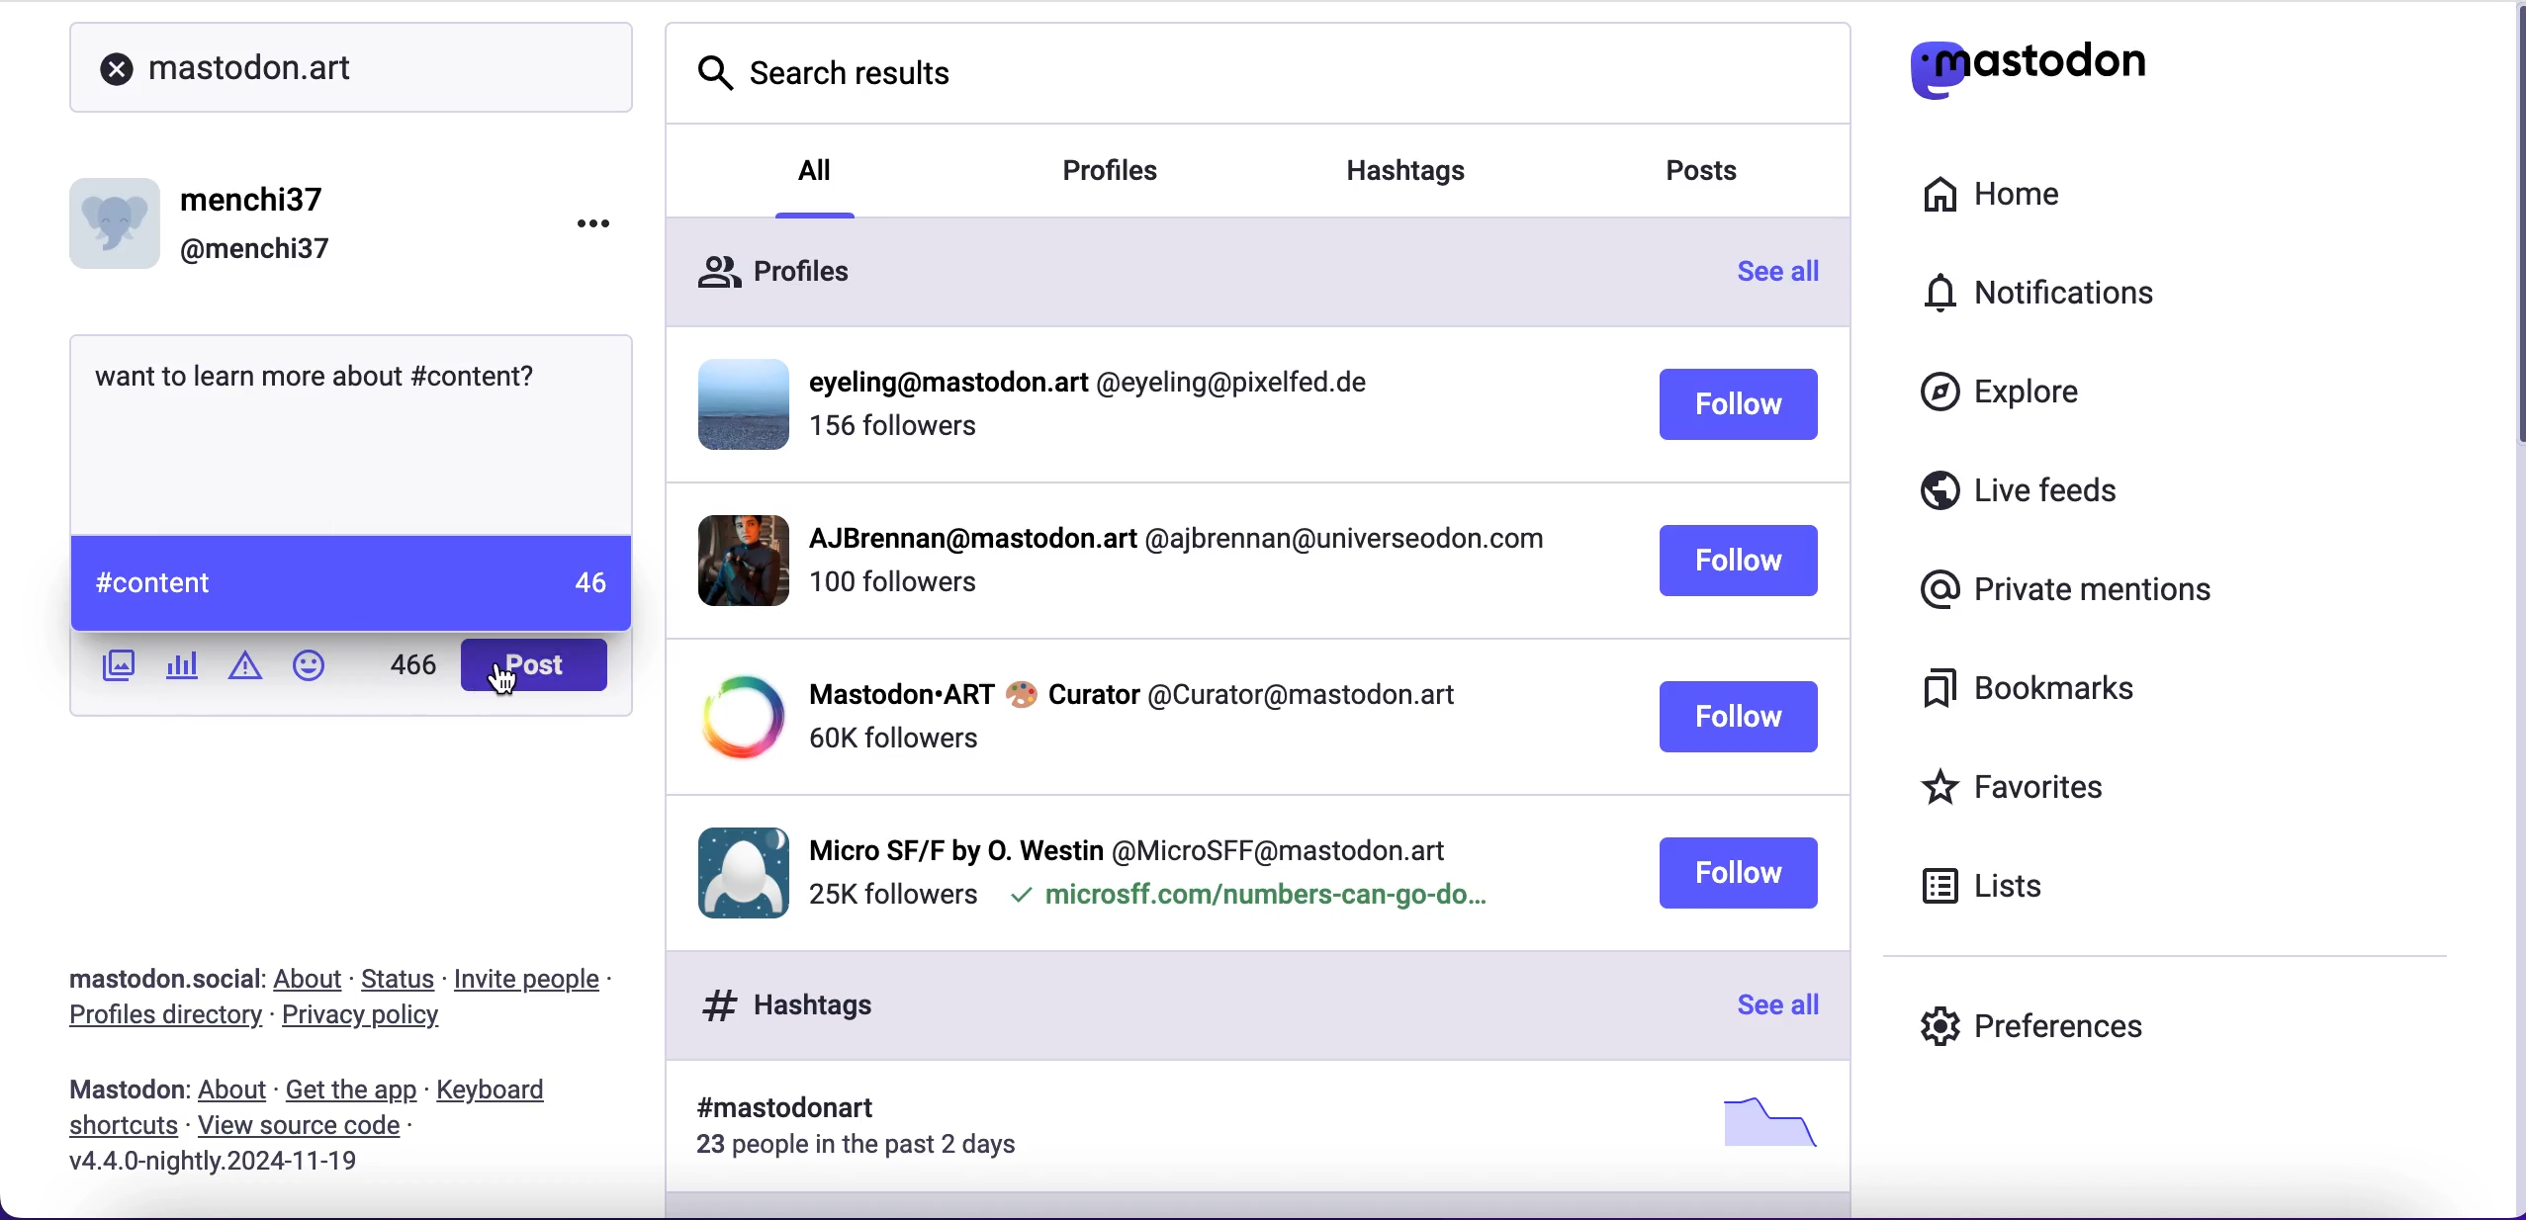 This screenshot has height=1220, width=2526. I want to click on follow, so click(1740, 563).